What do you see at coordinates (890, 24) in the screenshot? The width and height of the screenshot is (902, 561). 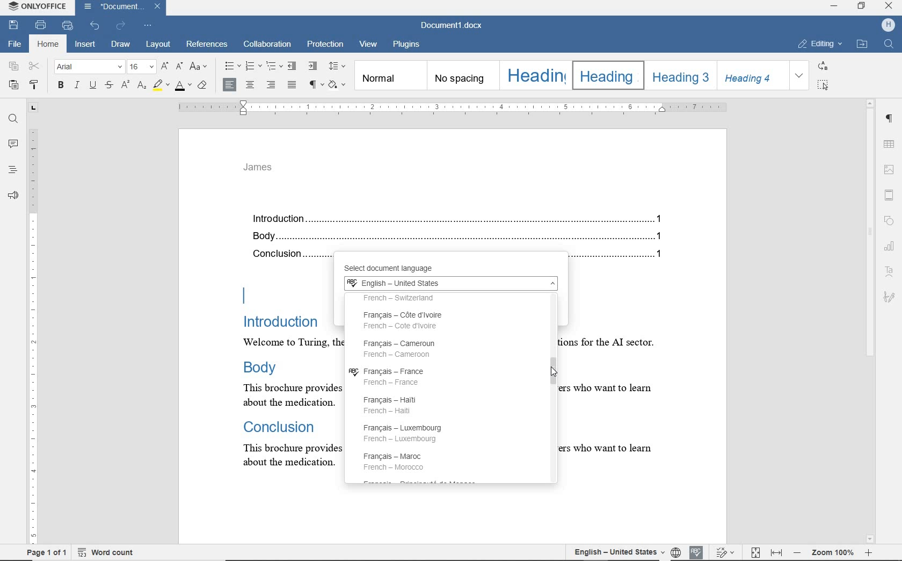 I see `profile` at bounding box center [890, 24].